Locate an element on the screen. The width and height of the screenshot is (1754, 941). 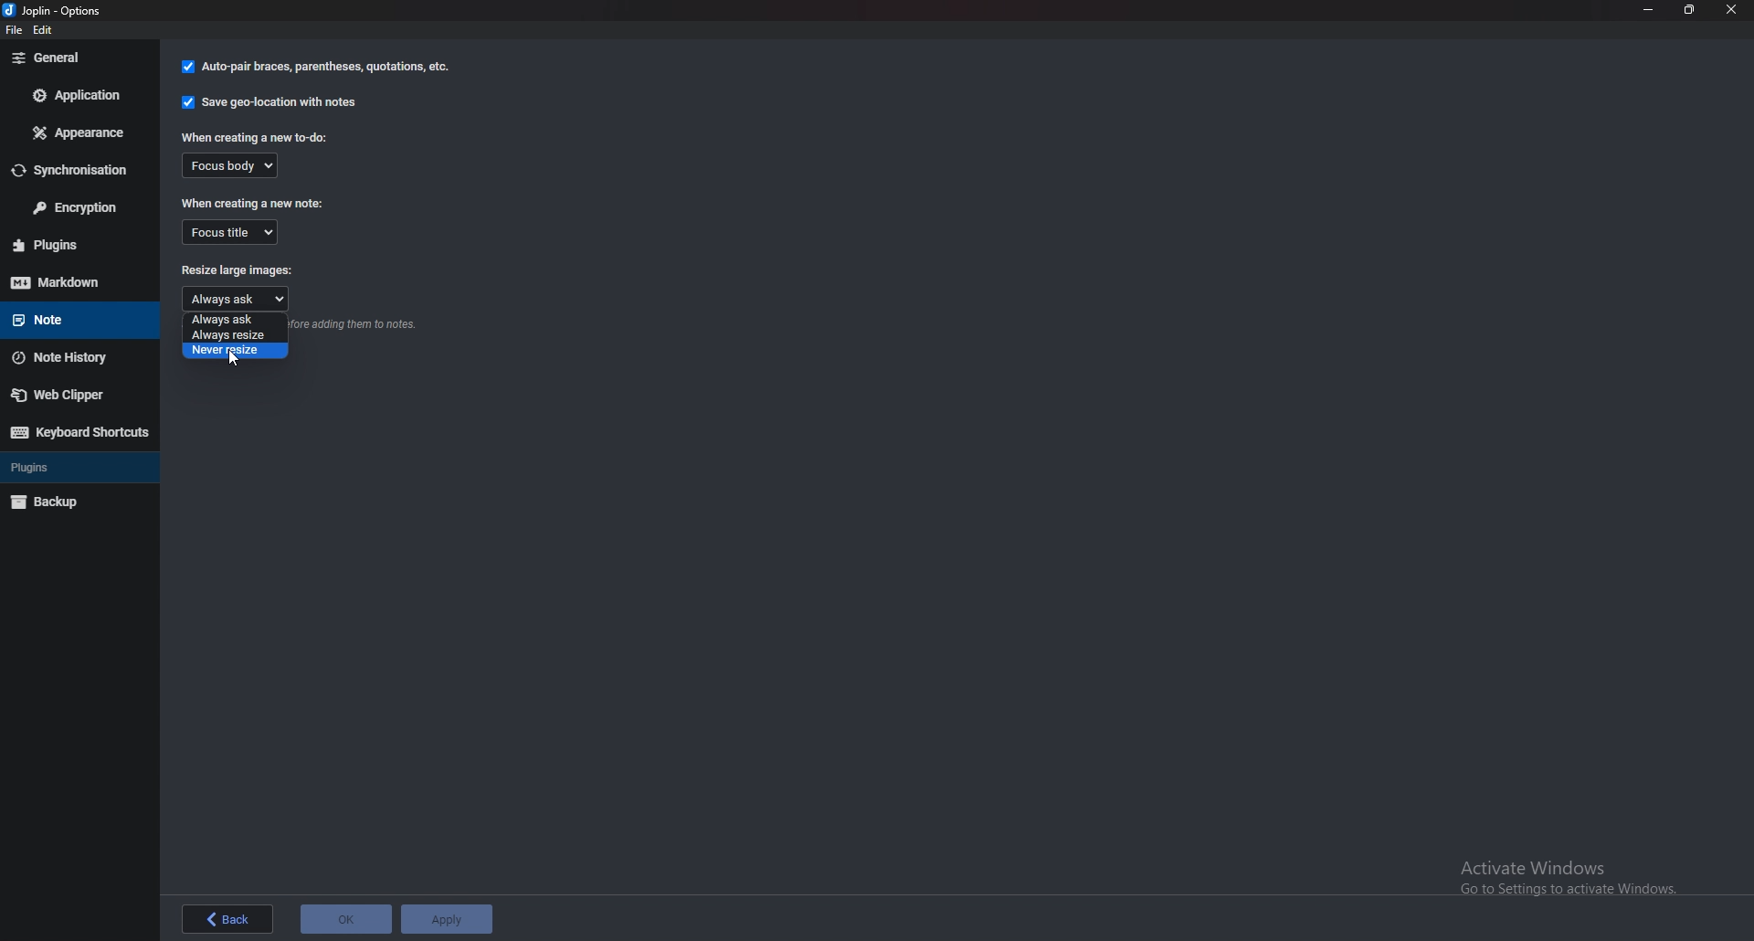
file is located at coordinates (17, 34).